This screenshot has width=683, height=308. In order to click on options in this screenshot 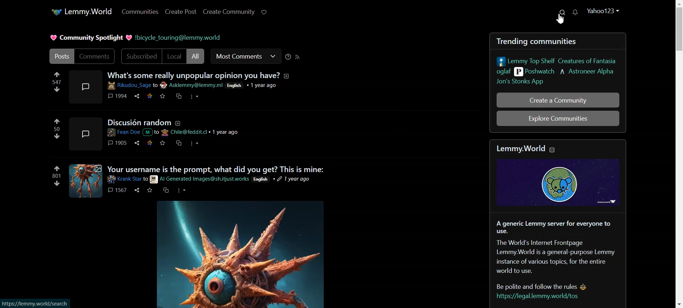, I will do `click(193, 97)`.